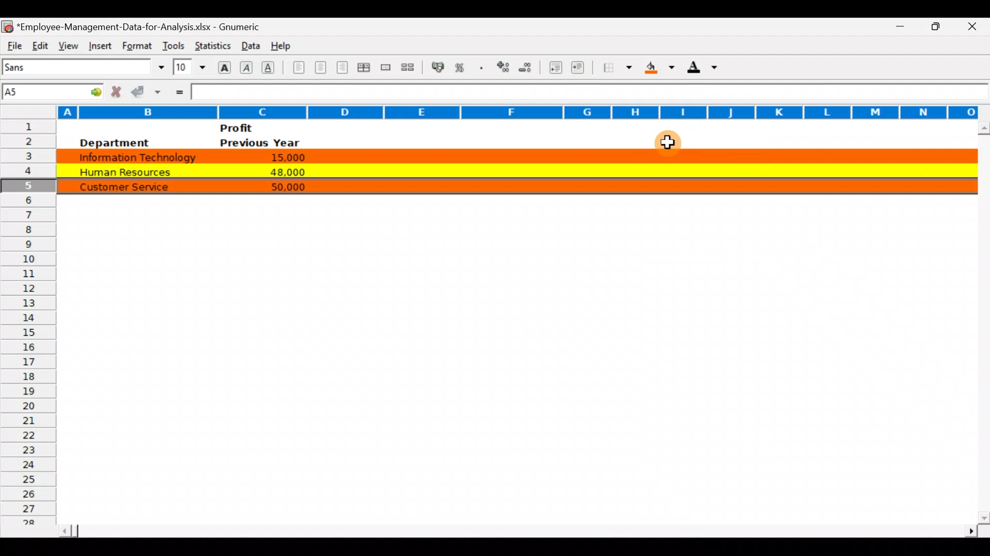 The height and width of the screenshot is (556, 990). Describe the element at coordinates (508, 378) in the screenshot. I see `Cells` at that location.